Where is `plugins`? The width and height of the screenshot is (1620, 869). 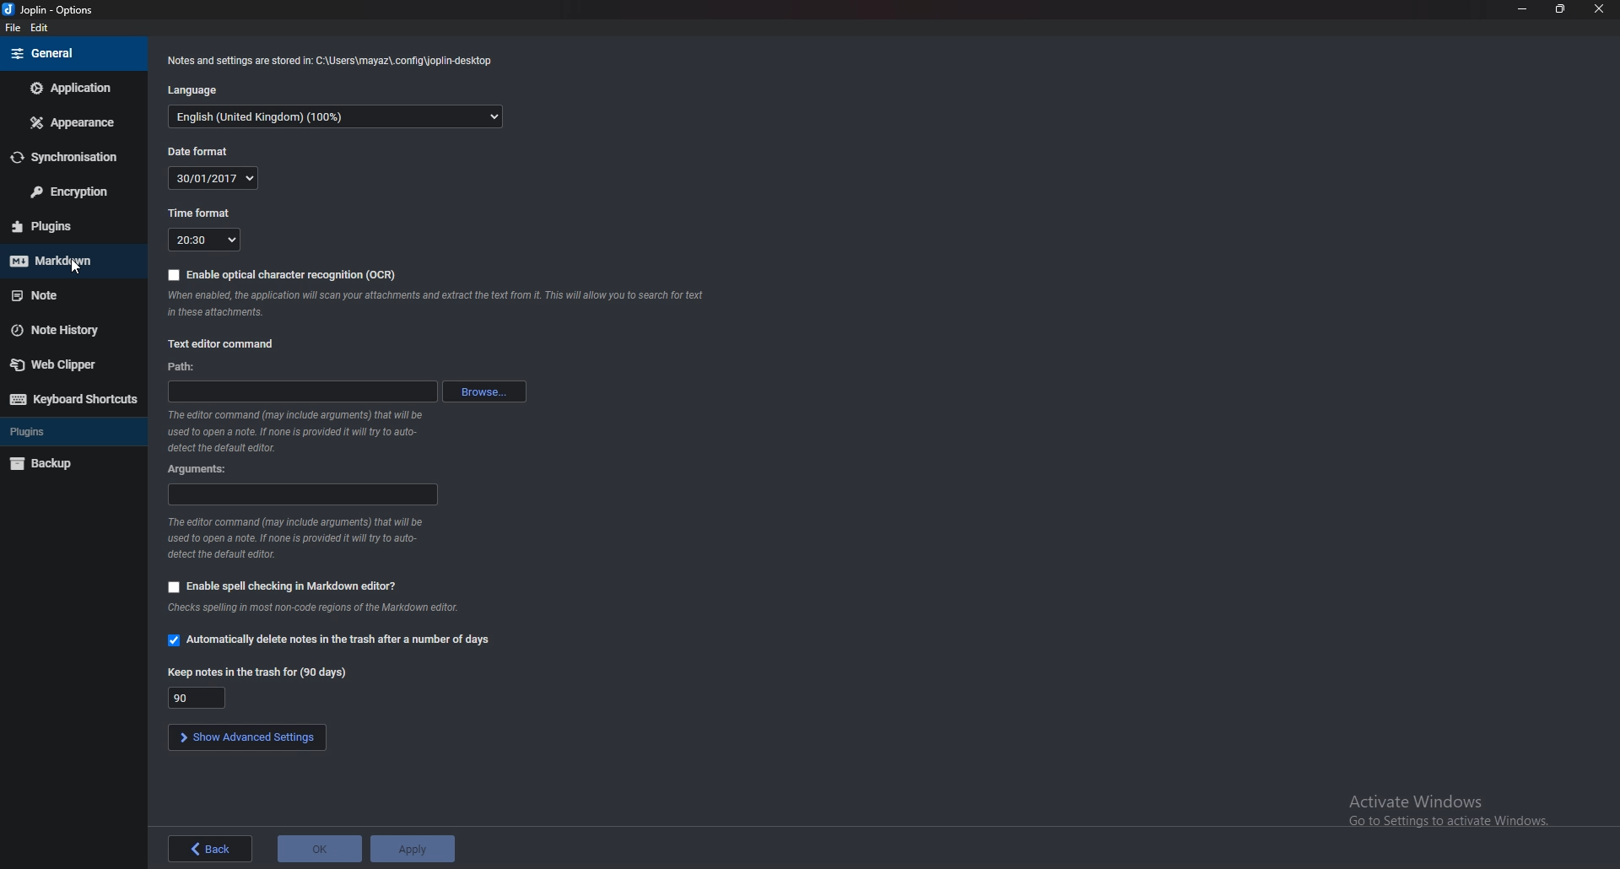
plugins is located at coordinates (68, 226).